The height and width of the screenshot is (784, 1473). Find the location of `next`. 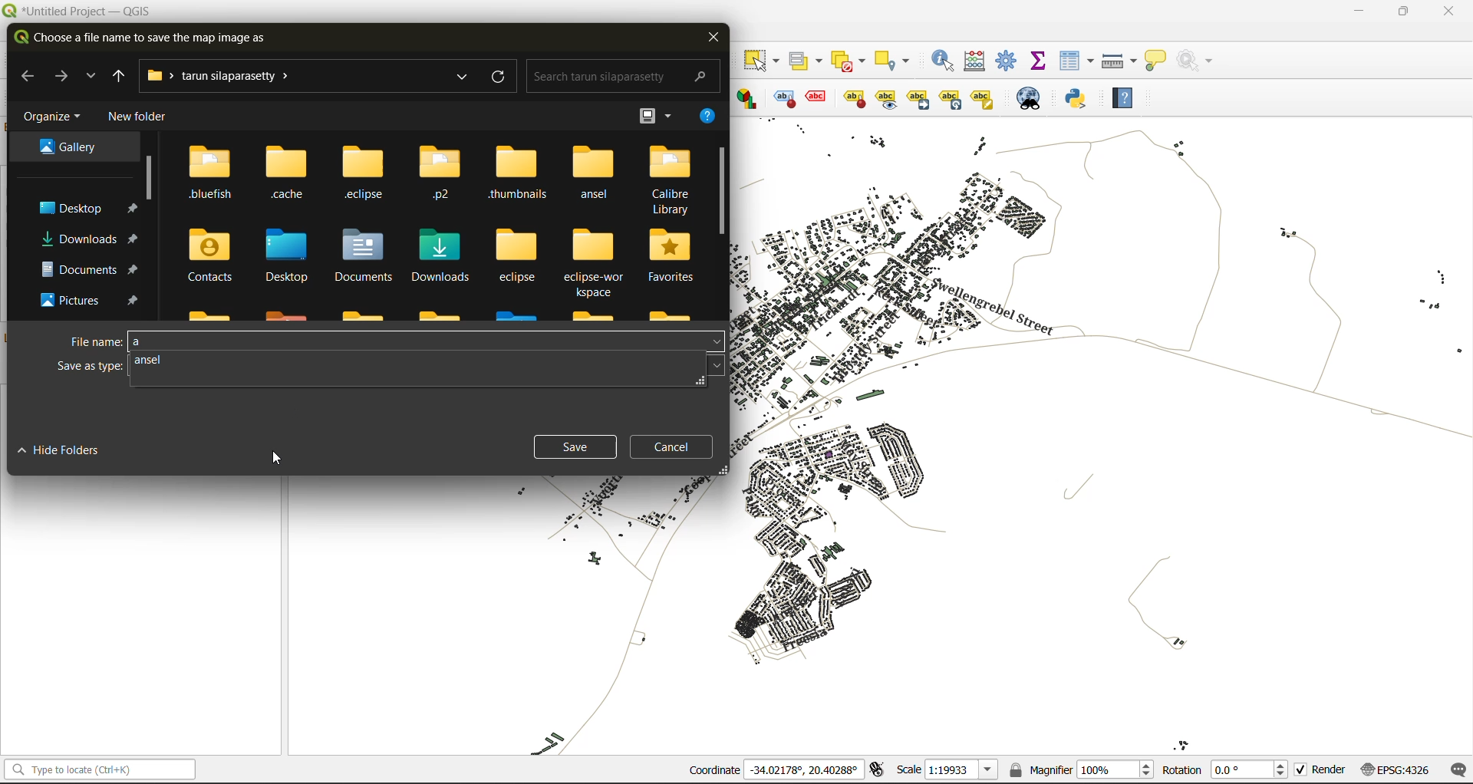

next is located at coordinates (64, 76).